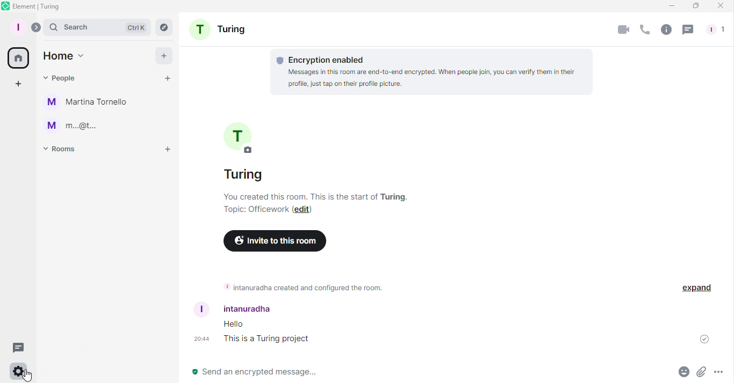  I want to click on Expand, so click(38, 27).